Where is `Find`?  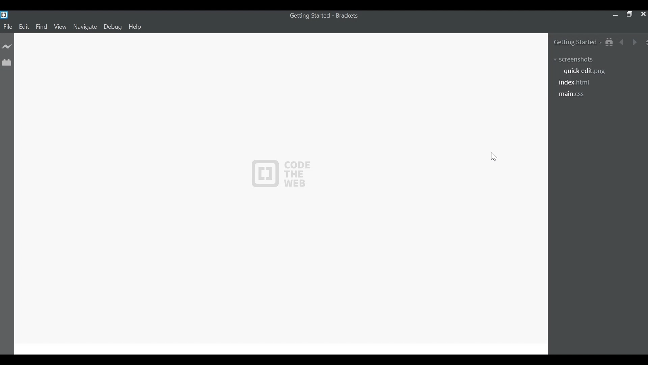
Find is located at coordinates (42, 27).